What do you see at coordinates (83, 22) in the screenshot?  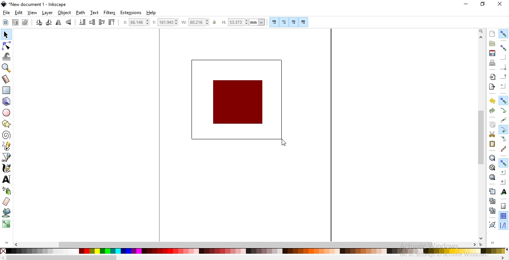 I see `lower selection to bottom` at bounding box center [83, 22].